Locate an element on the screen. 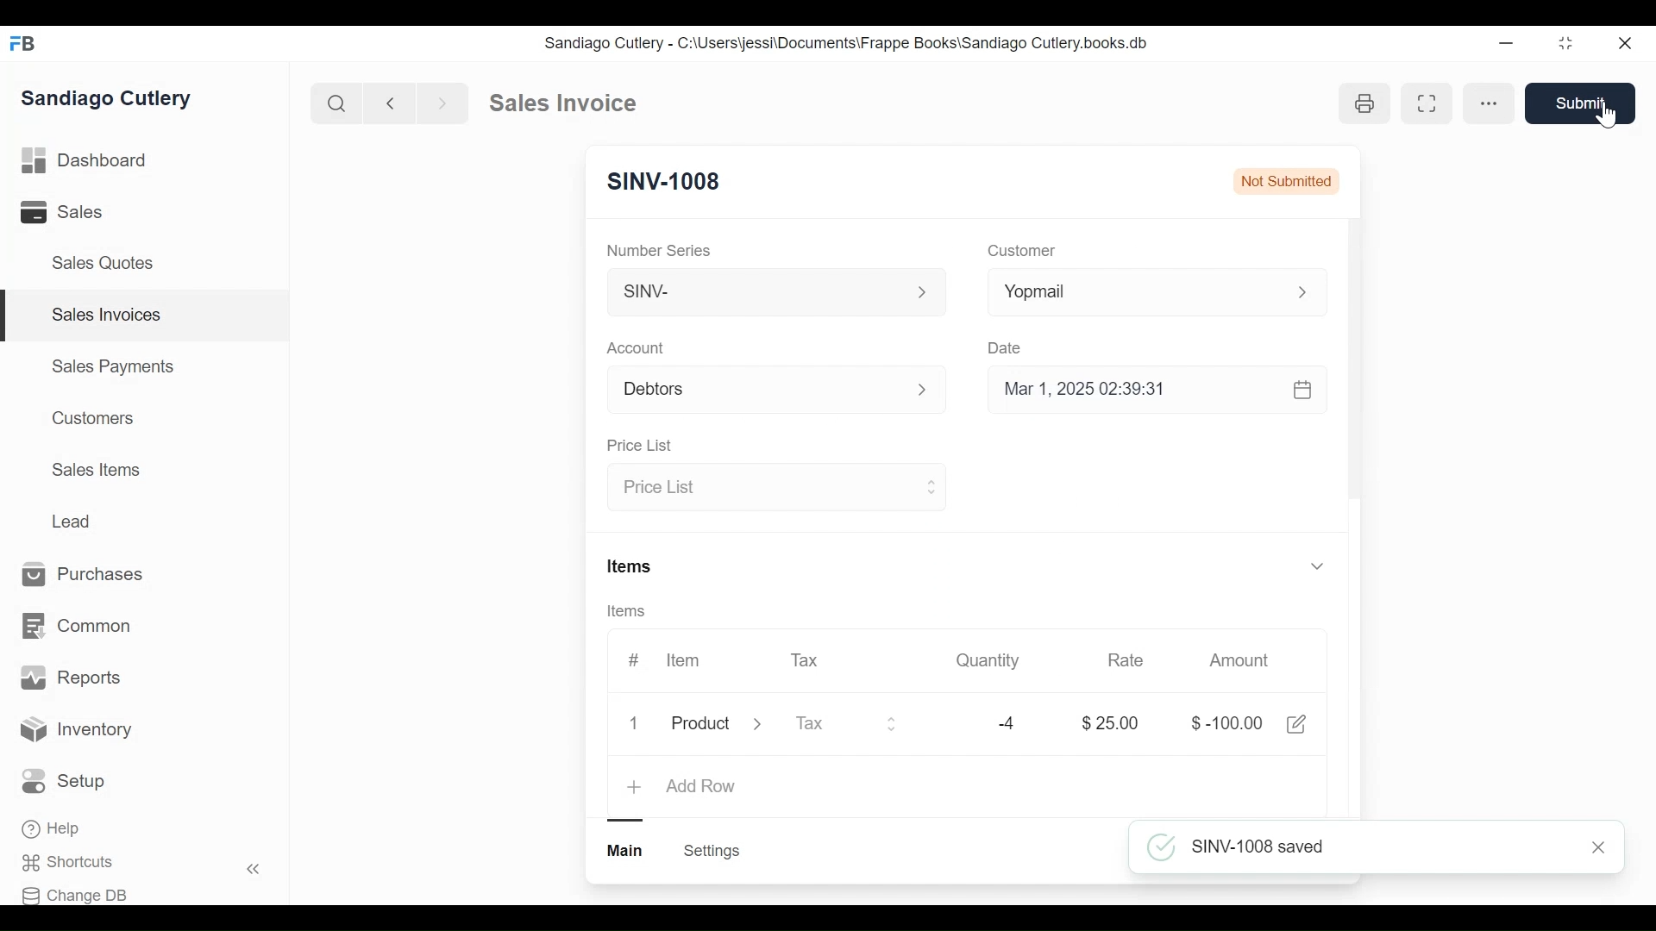  Items is located at coordinates (969, 565).